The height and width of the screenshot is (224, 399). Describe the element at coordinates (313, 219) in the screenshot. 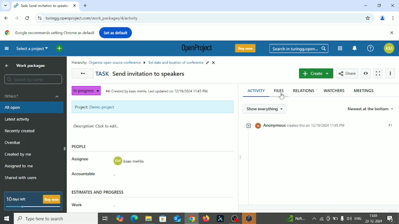

I see `More` at that location.